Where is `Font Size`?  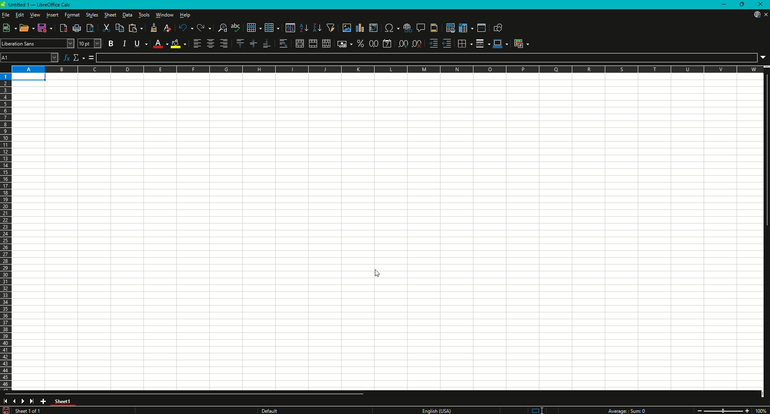 Font Size is located at coordinates (90, 43).